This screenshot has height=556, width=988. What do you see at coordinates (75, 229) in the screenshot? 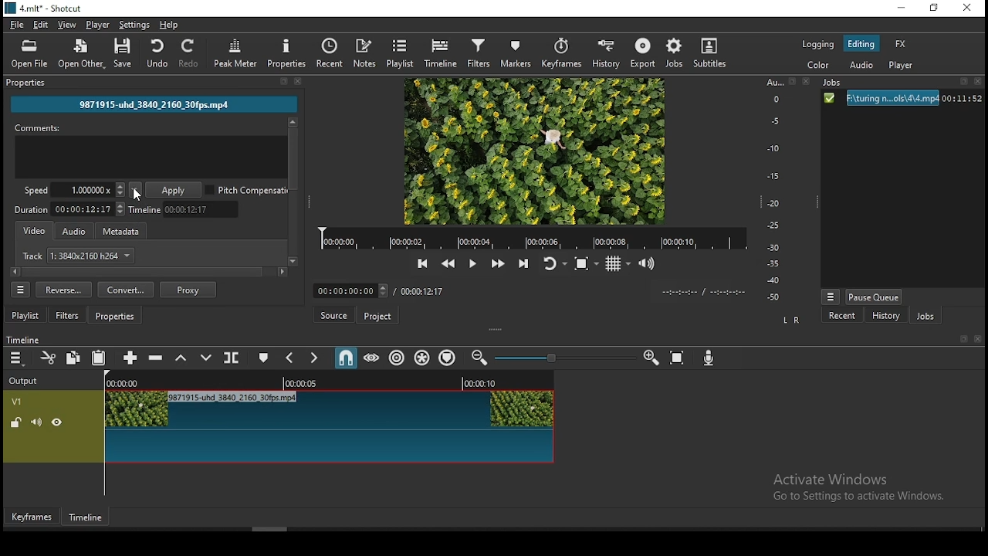
I see `audio` at bounding box center [75, 229].